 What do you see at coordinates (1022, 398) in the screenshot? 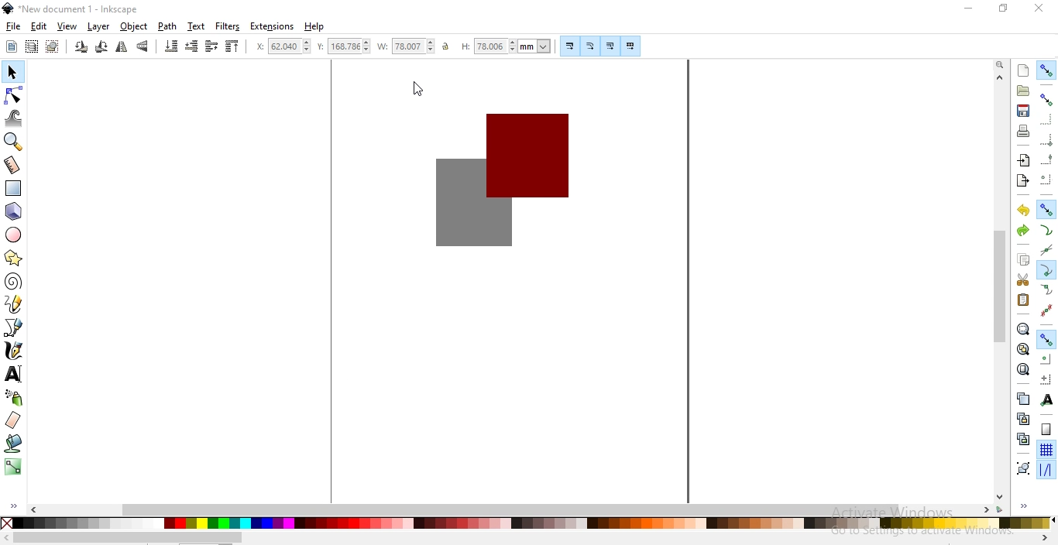
I see `create duplicate` at bounding box center [1022, 398].